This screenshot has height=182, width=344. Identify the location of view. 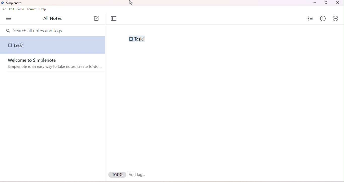
(20, 9).